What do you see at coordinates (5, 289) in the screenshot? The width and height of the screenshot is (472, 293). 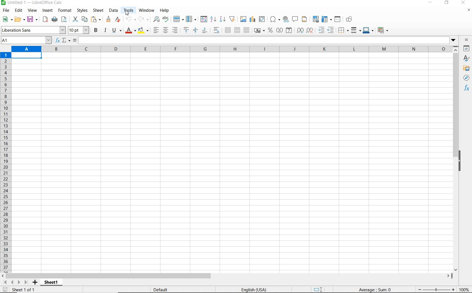 I see `SAVE` at bounding box center [5, 289].